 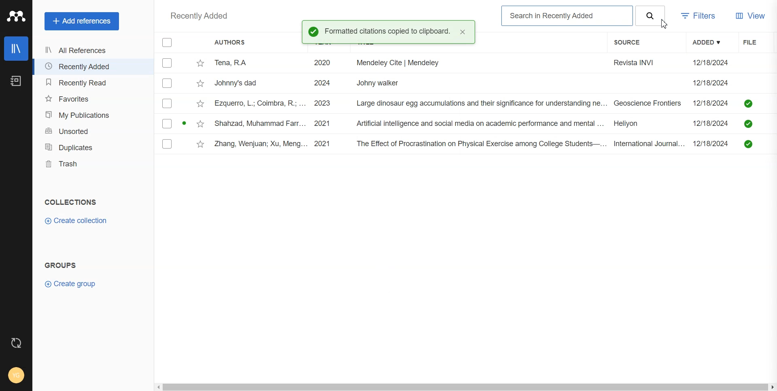 I want to click on Formatted citations copied to clipboard., so click(x=388, y=32).